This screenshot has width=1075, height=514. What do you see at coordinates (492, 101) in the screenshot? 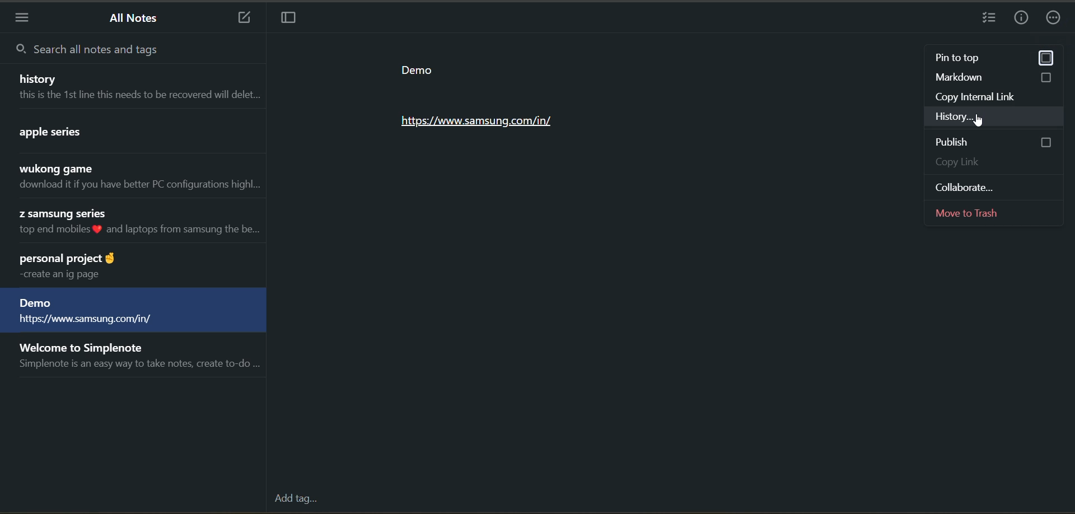
I see `data from current note` at bounding box center [492, 101].